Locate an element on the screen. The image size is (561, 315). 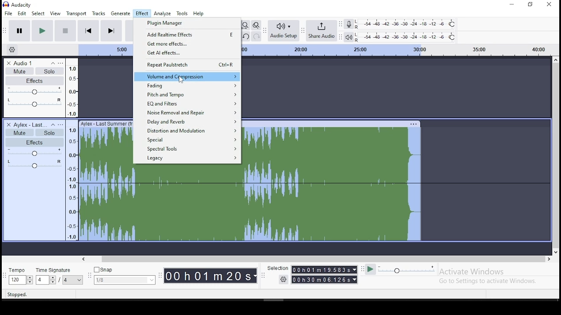
play is located at coordinates (42, 31).